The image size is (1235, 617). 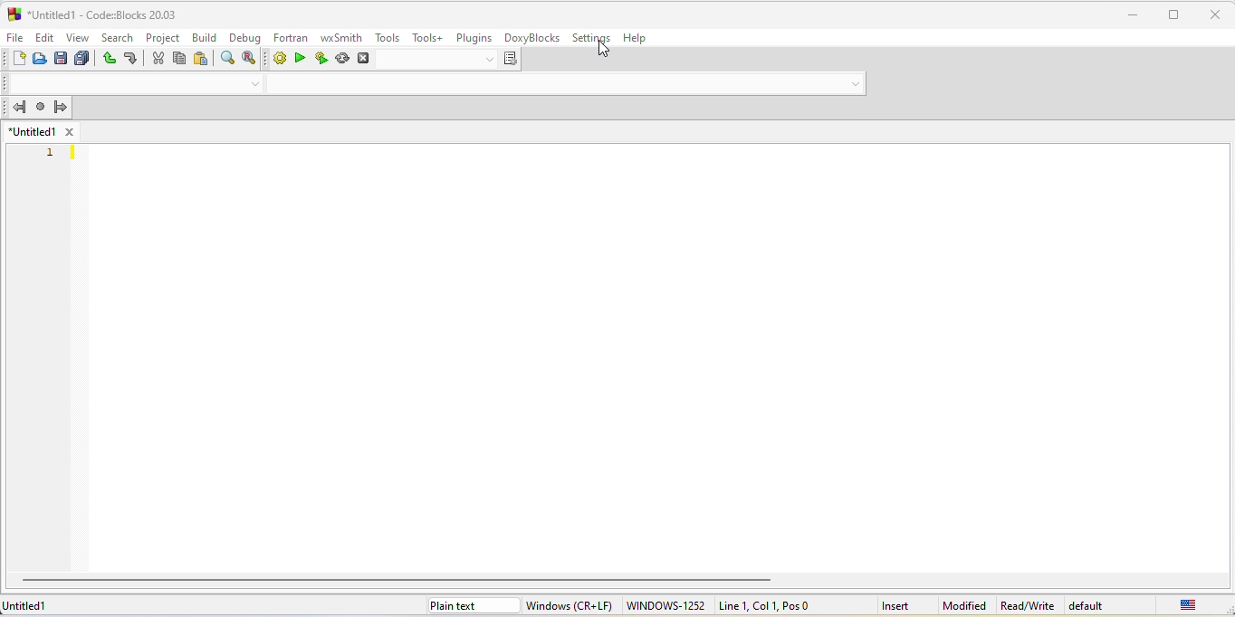 What do you see at coordinates (340, 37) in the screenshot?
I see `wxsmith` at bounding box center [340, 37].